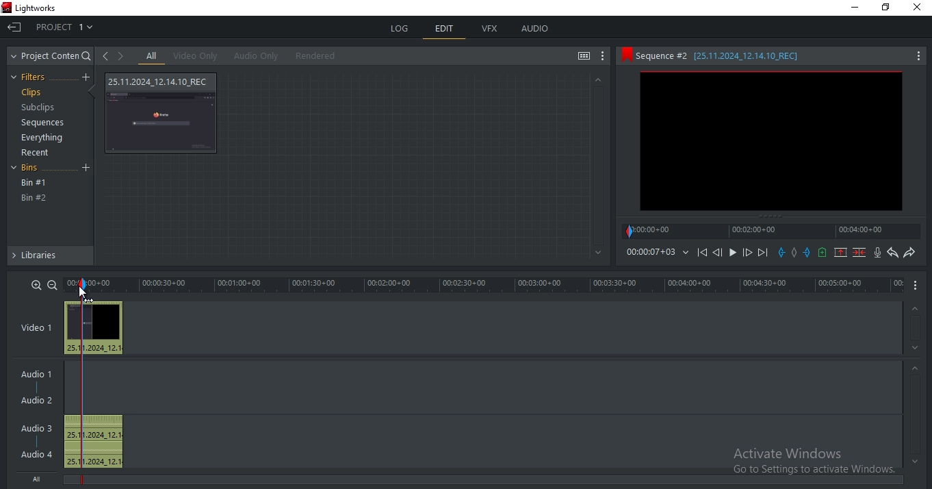 This screenshot has width=932, height=489. I want to click on zoom in, so click(37, 284).